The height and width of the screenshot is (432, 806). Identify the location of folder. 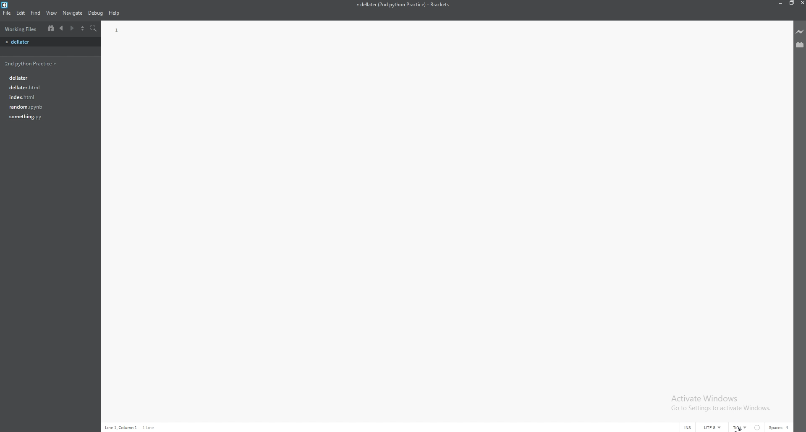
(30, 63).